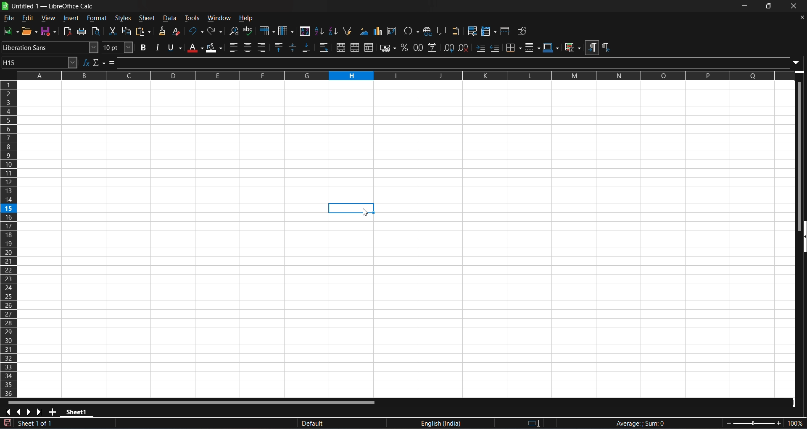 This screenshot has height=429, width=807. Describe the element at coordinates (278, 47) in the screenshot. I see `align top` at that location.